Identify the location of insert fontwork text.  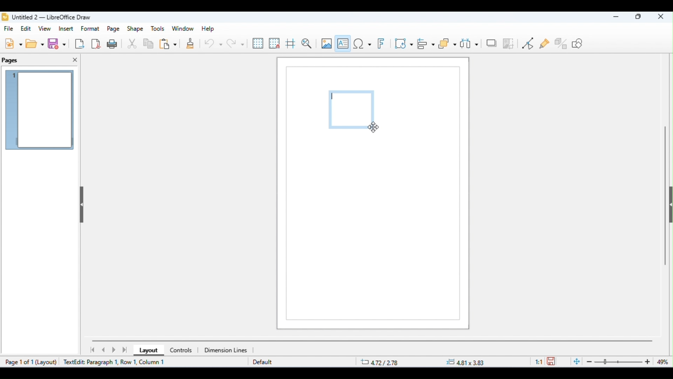
(382, 44).